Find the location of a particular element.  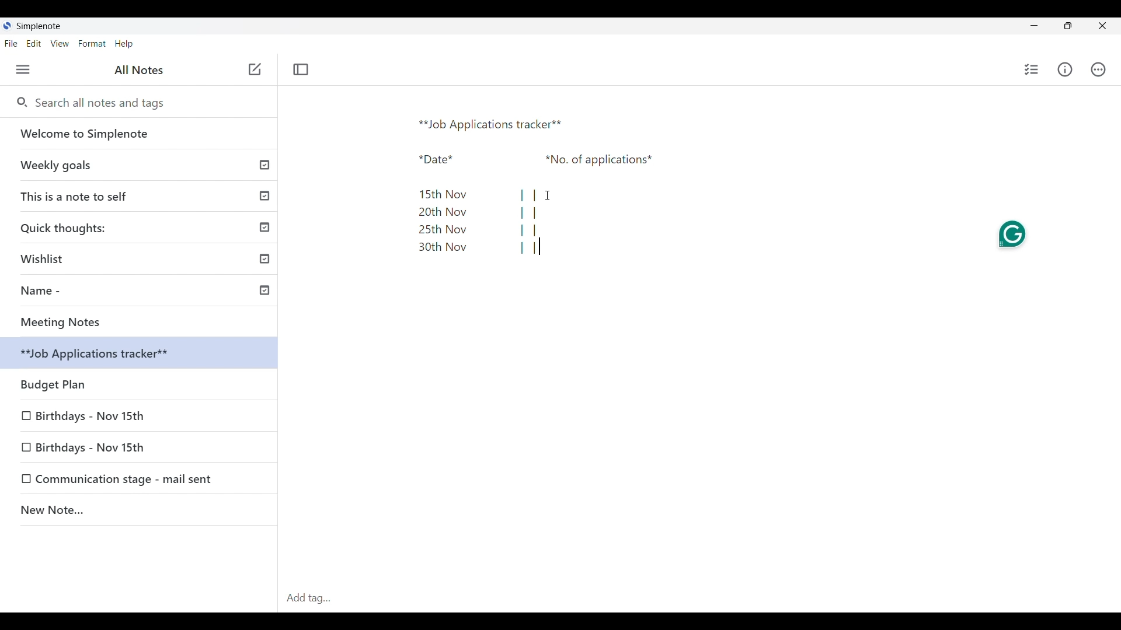

Maximize is located at coordinates (1068, 26).